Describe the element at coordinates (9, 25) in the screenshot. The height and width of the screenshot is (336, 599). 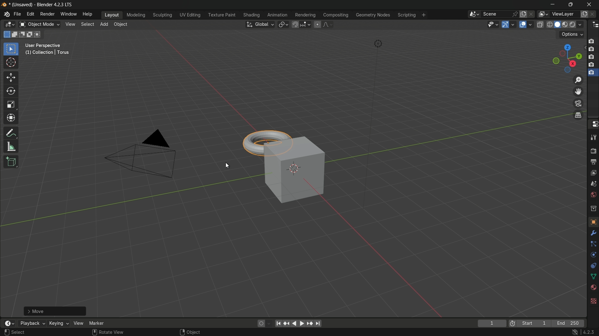
I see `3D viewport` at that location.